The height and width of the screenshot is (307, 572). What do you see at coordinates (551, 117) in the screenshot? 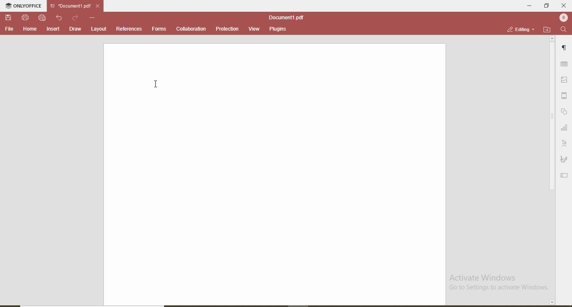
I see `vertical scroll bar` at bounding box center [551, 117].